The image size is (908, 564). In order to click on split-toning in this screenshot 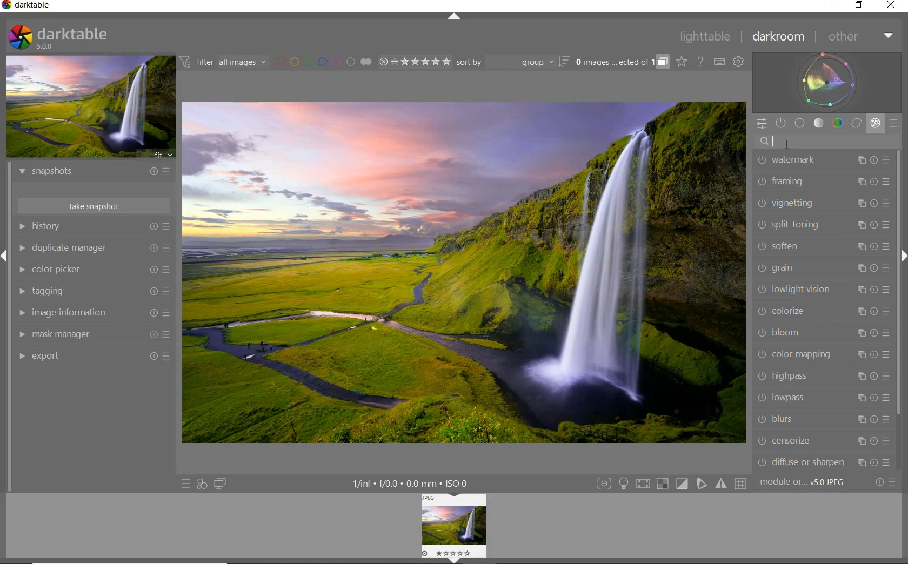, I will do `click(823, 226)`.